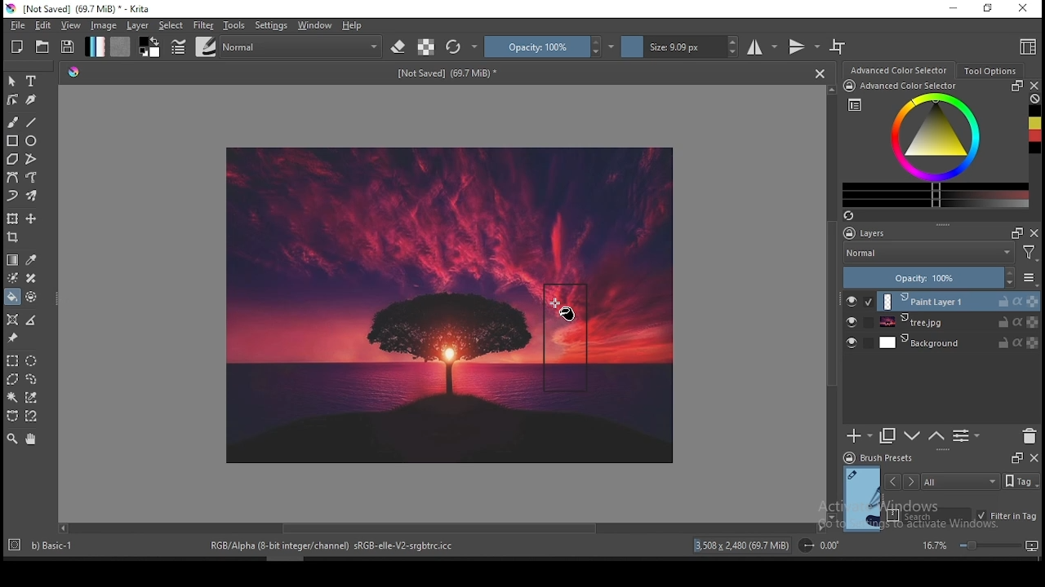 Image resolution: width=1045 pixels, height=587 pixels. What do you see at coordinates (138, 26) in the screenshot?
I see `layer` at bounding box center [138, 26].